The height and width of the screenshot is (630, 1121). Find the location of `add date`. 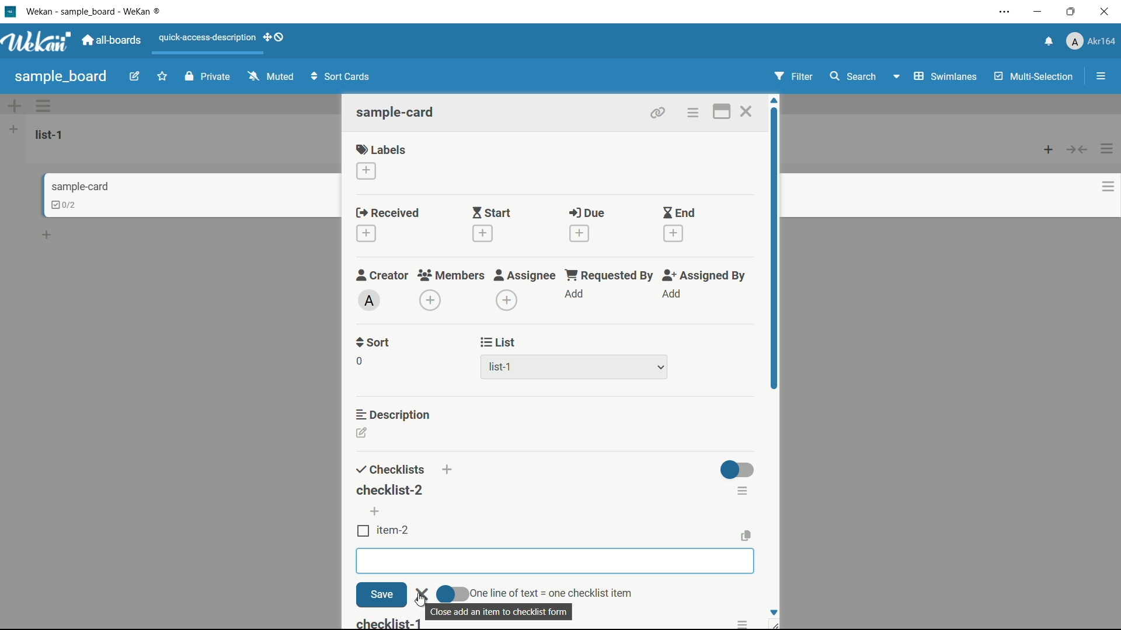

add date is located at coordinates (481, 233).